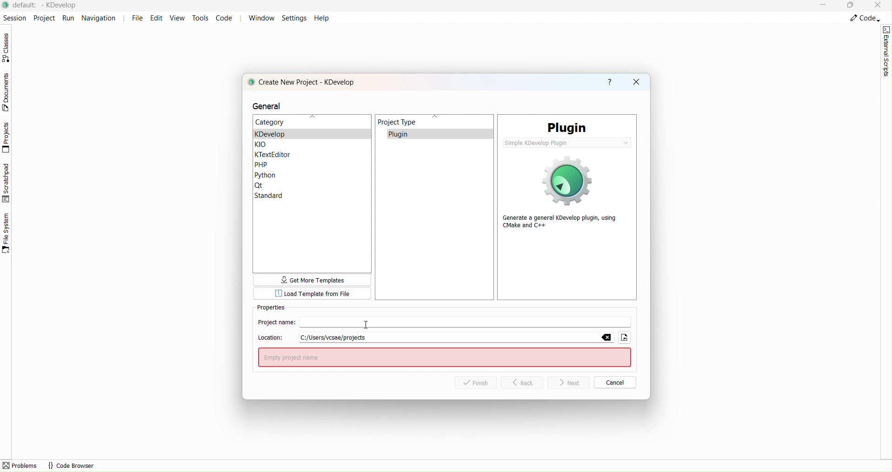 Image resolution: width=892 pixels, height=472 pixels. I want to click on Edit, so click(159, 18).